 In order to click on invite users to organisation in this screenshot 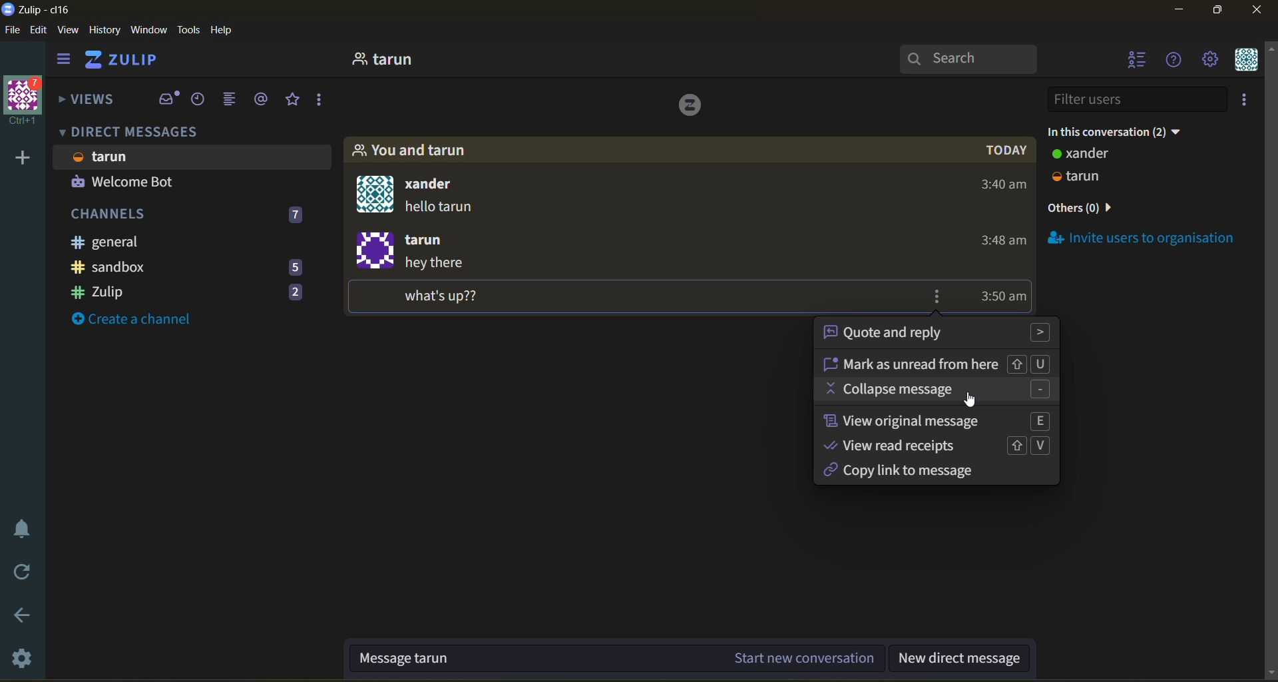, I will do `click(1242, 99)`.